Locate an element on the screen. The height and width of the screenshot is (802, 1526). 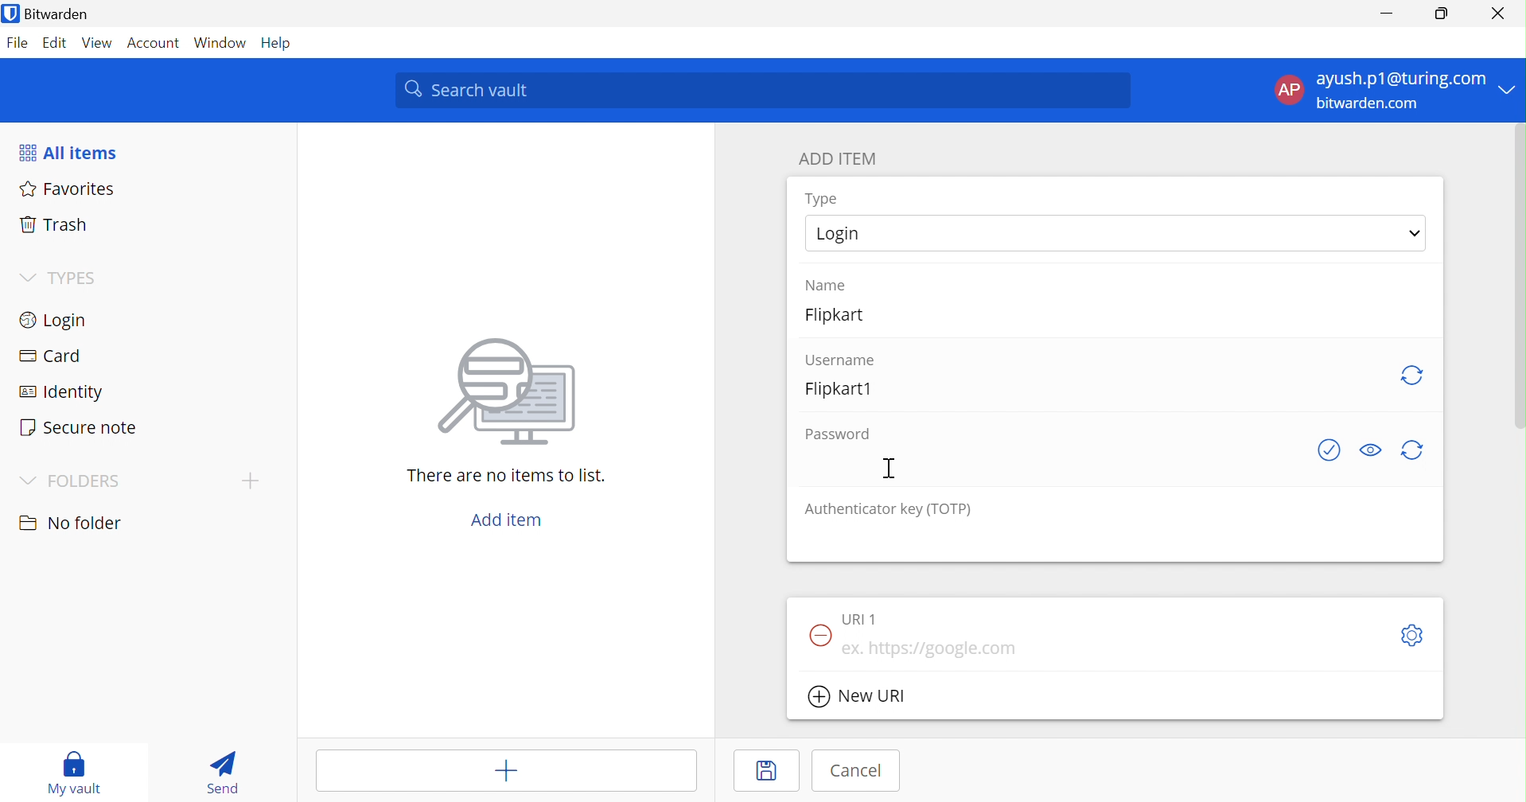
Drop Down is located at coordinates (25, 275).